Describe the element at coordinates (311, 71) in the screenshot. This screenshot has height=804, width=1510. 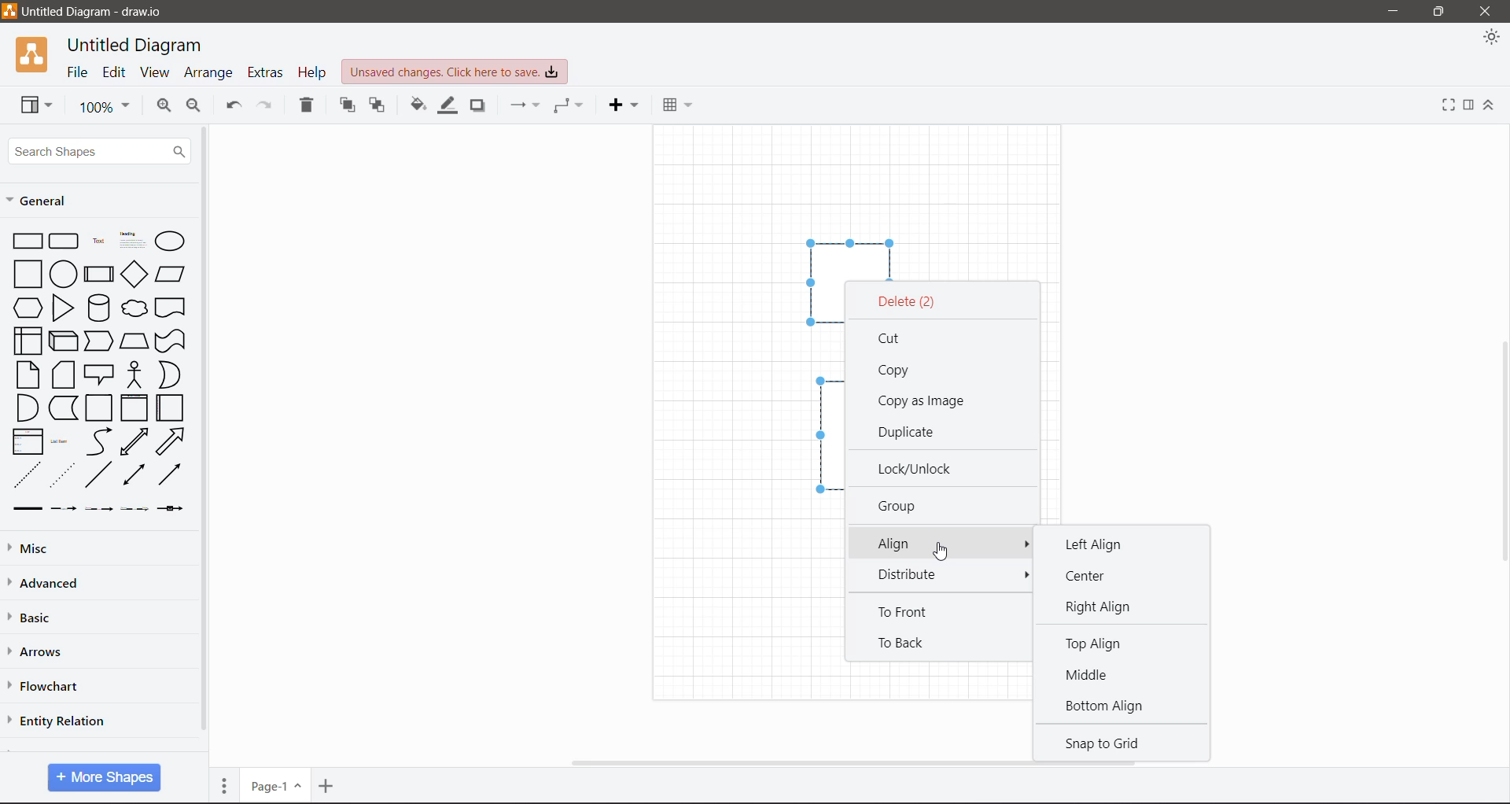
I see `Help` at that location.